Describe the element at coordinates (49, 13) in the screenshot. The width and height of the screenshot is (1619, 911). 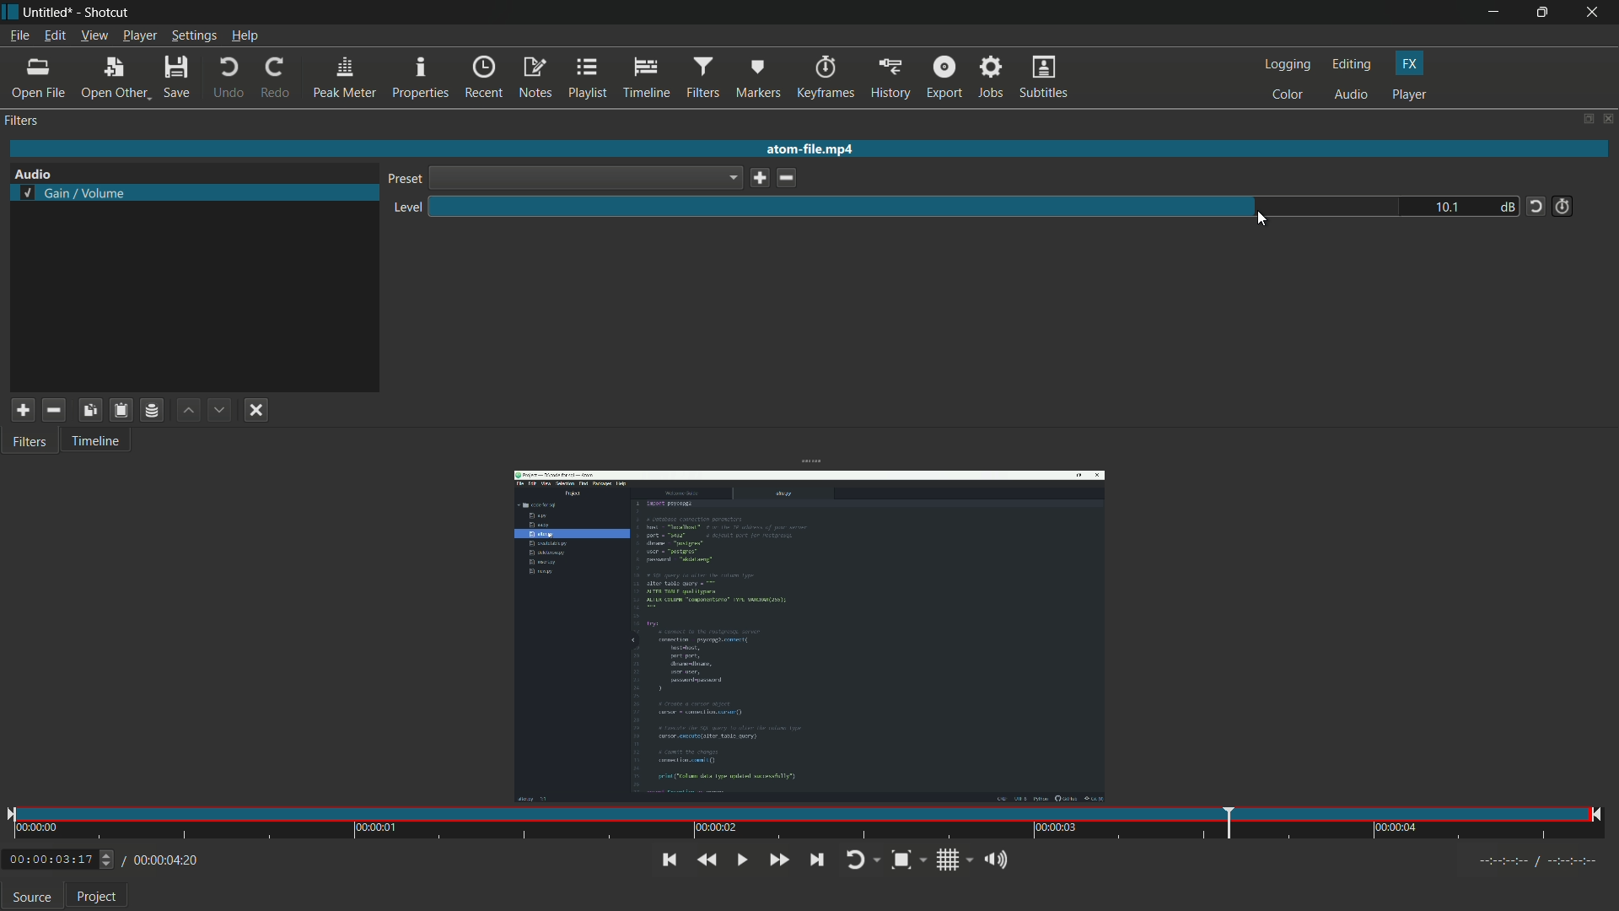
I see `Untitled (file name)` at that location.